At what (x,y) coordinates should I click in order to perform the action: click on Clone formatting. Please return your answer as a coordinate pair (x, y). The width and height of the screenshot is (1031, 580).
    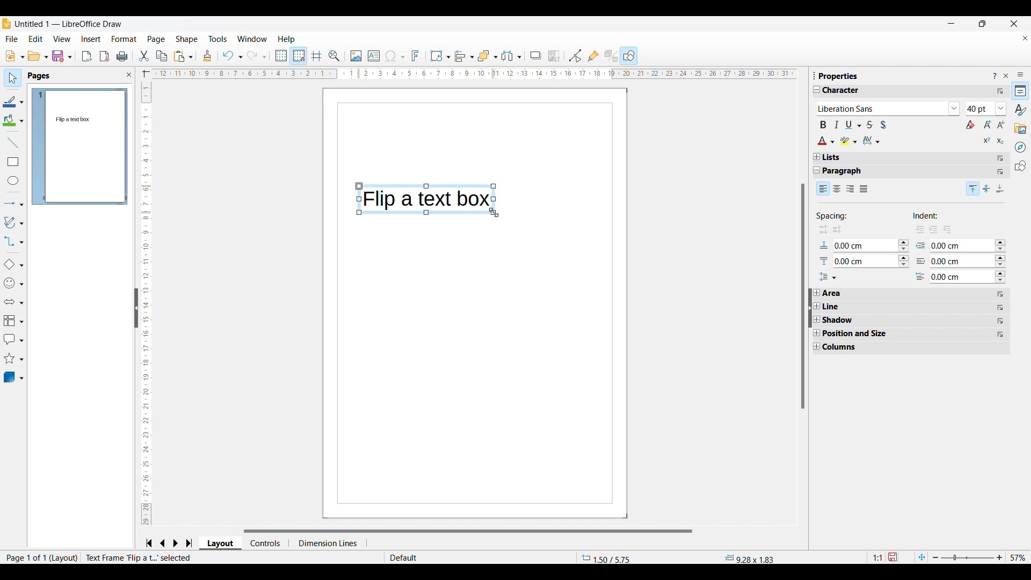
    Looking at the image, I should click on (207, 55).